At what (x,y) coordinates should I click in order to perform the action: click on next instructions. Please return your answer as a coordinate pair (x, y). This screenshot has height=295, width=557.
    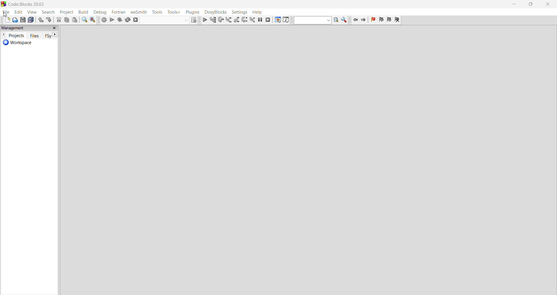
    Looking at the image, I should click on (245, 21).